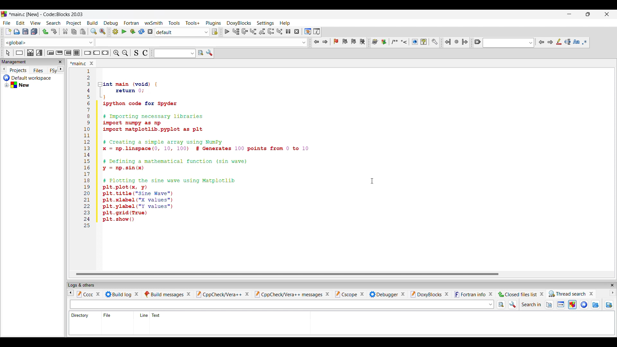 The height and width of the screenshot is (347, 617). I want to click on Use regex, so click(585, 42).